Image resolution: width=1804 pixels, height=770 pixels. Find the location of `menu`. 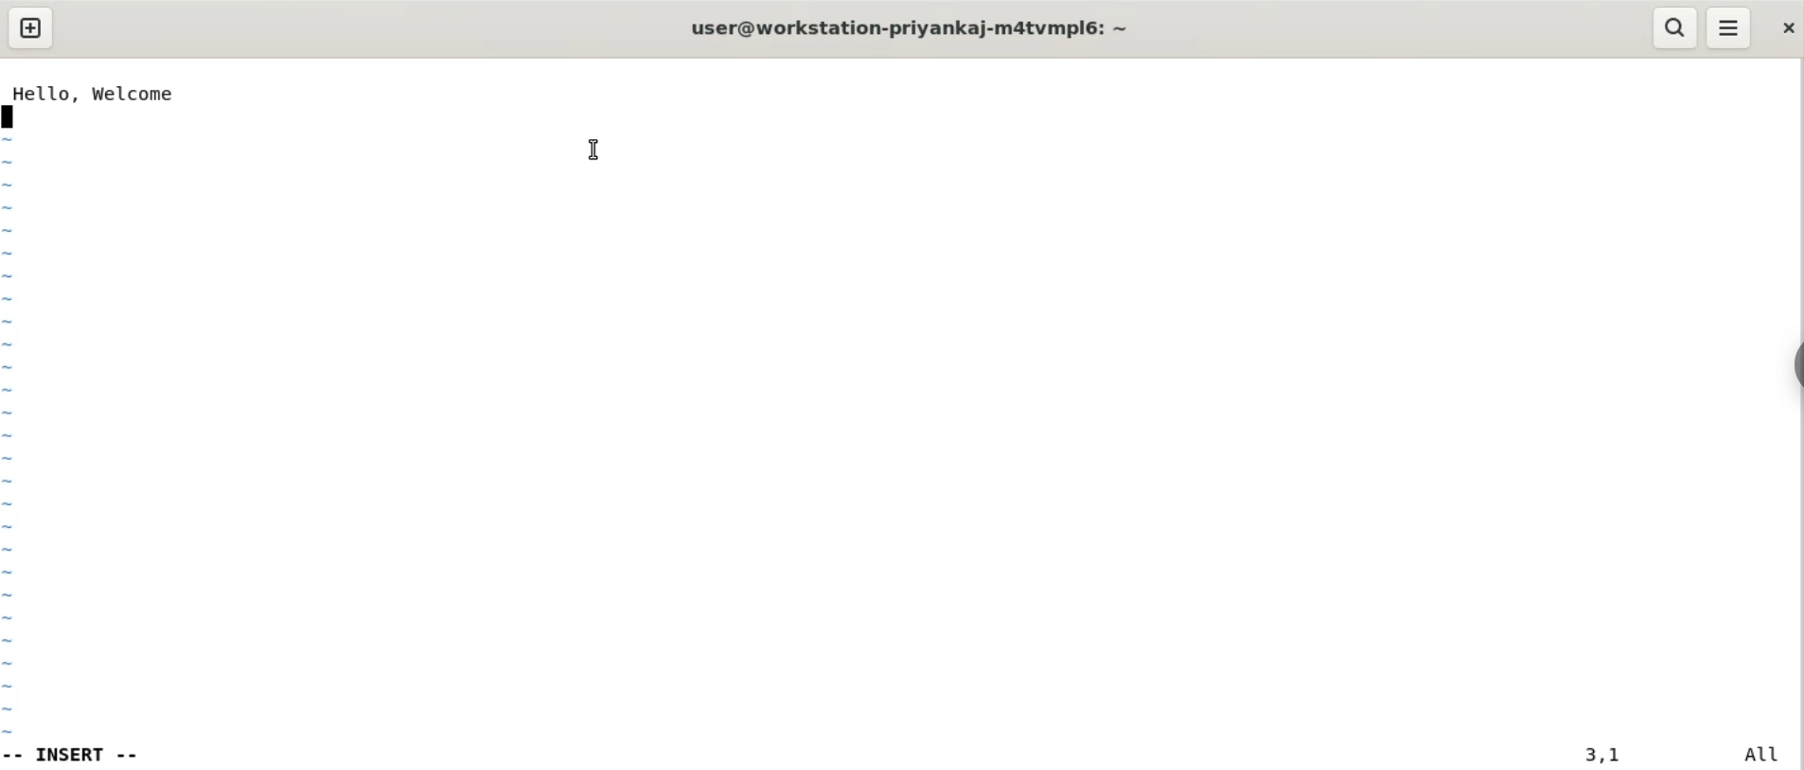

menu is located at coordinates (1730, 28).